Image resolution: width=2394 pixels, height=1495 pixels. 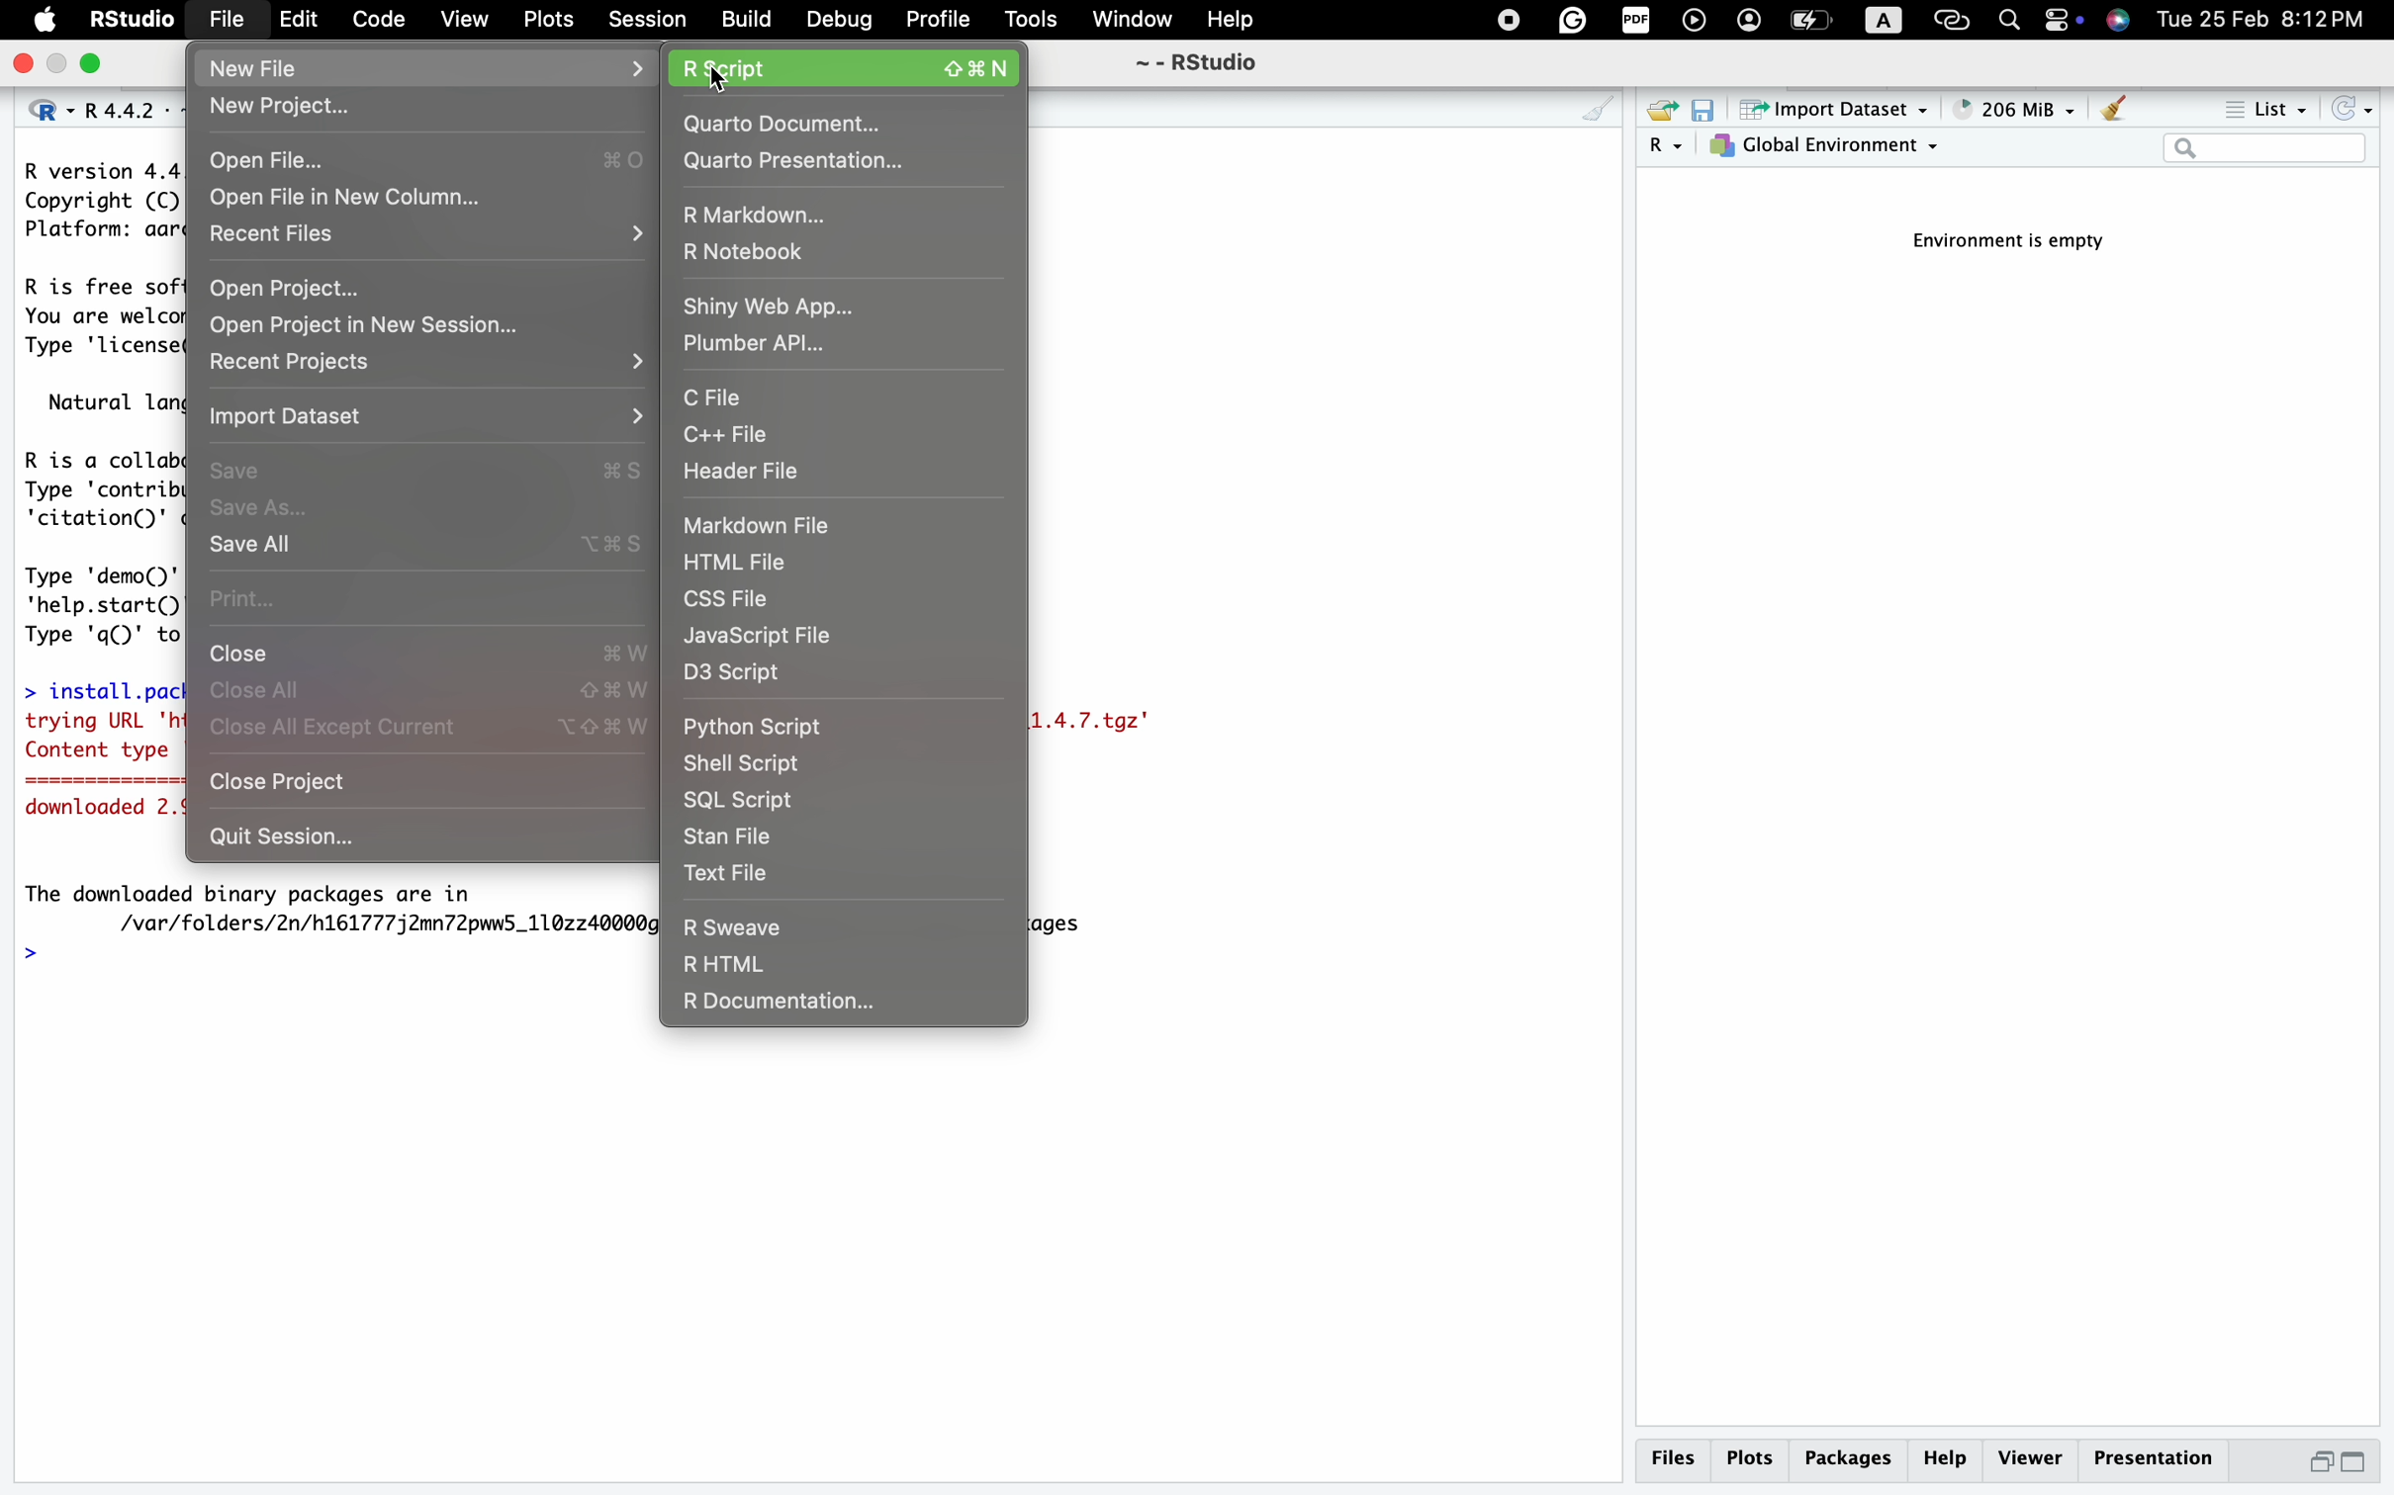 What do you see at coordinates (817, 678) in the screenshot?
I see `D3 script` at bounding box center [817, 678].